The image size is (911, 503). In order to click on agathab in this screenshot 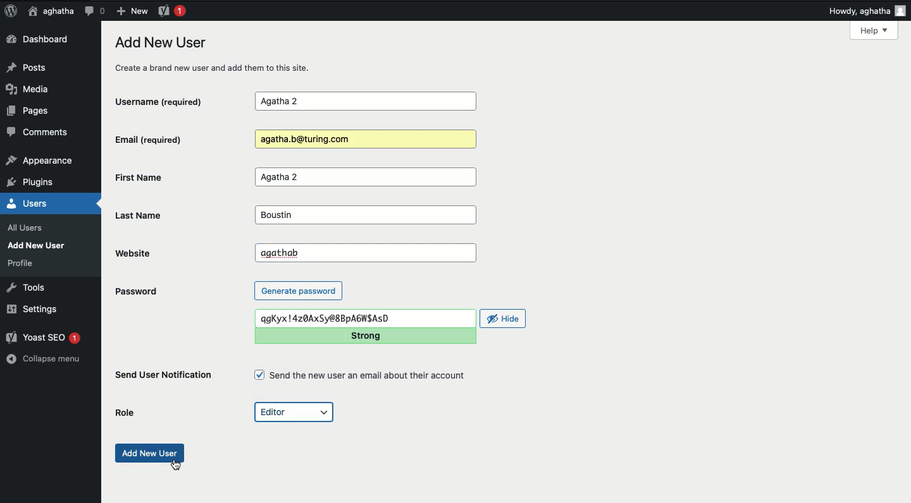, I will do `click(366, 251)`.